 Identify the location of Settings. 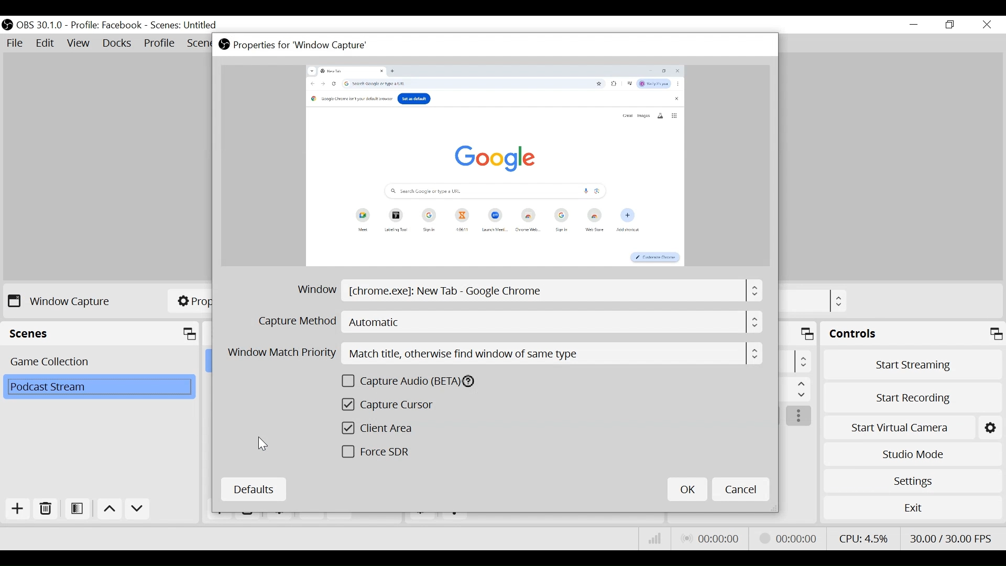
(912, 481).